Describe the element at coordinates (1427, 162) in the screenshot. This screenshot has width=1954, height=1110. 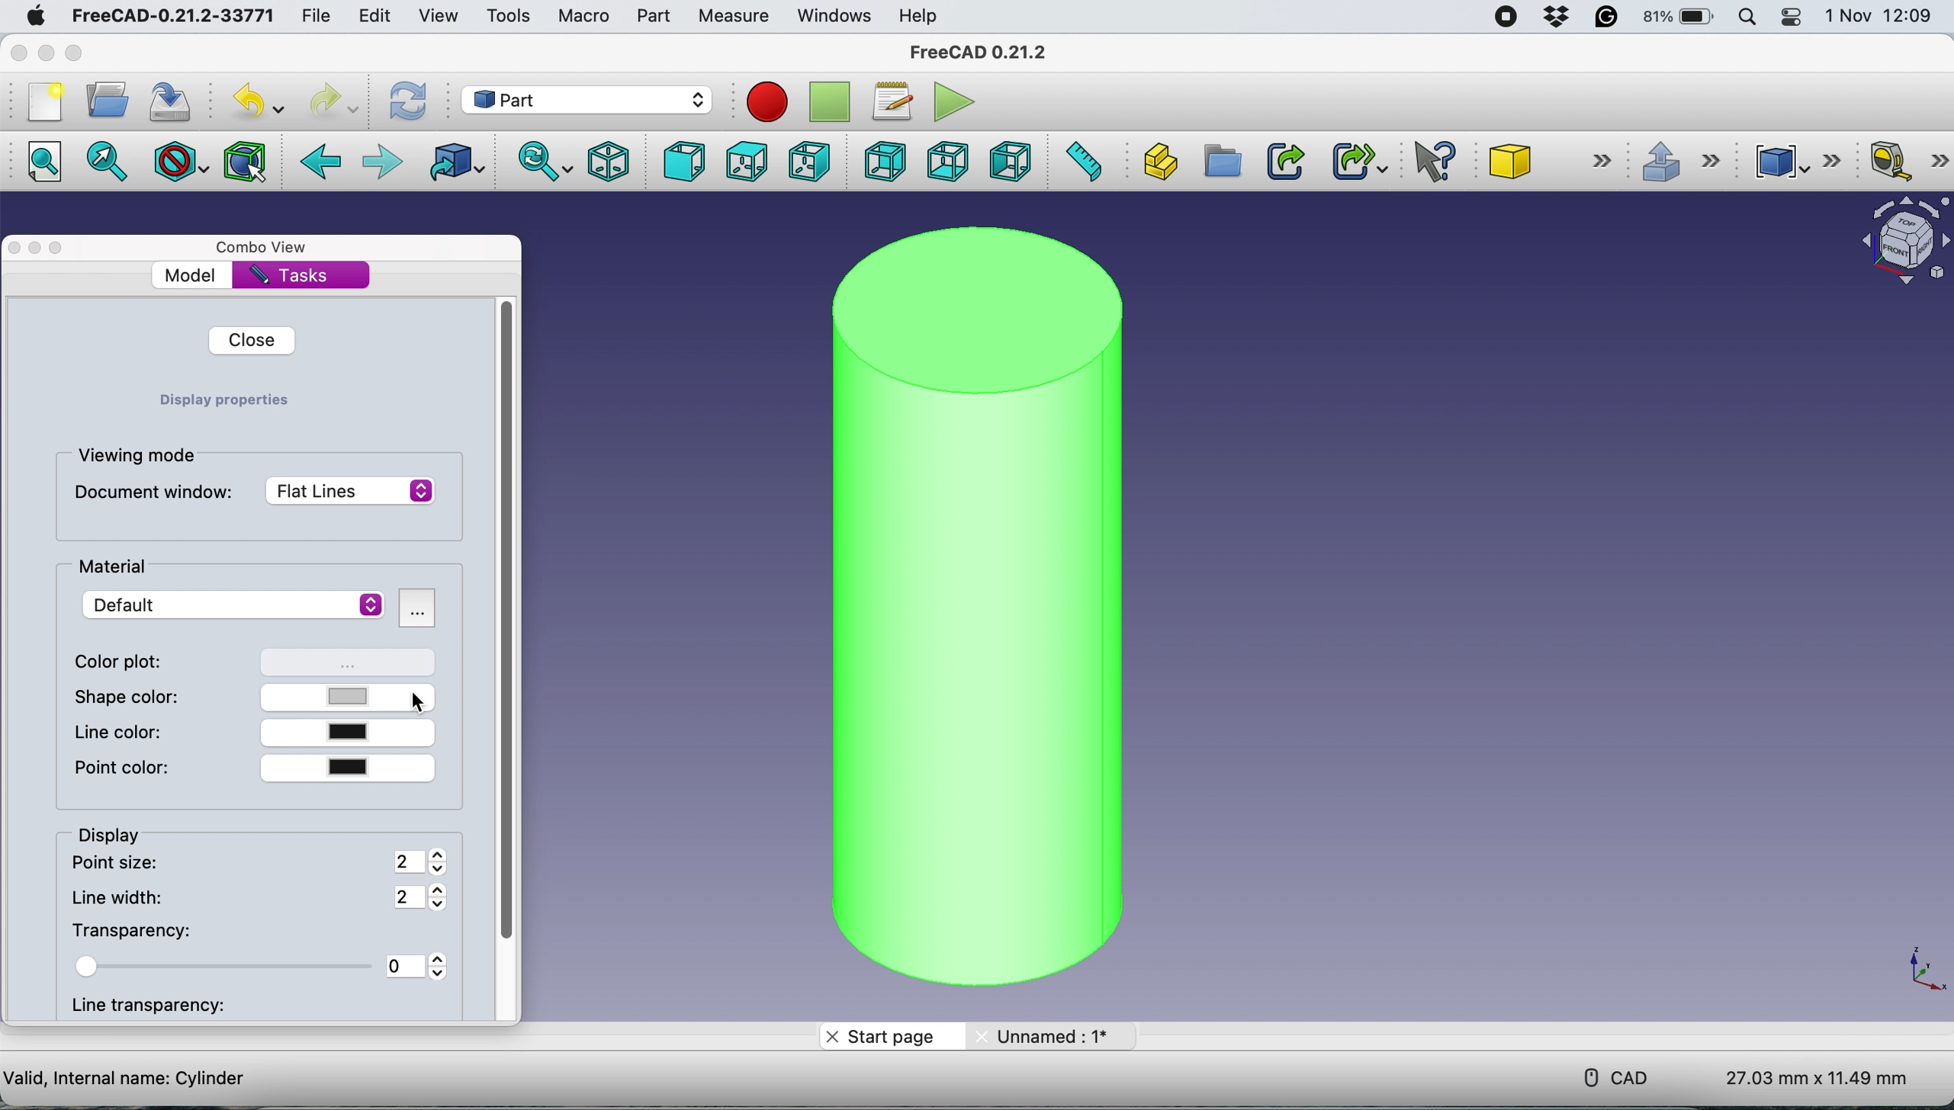
I see `what's this` at that location.